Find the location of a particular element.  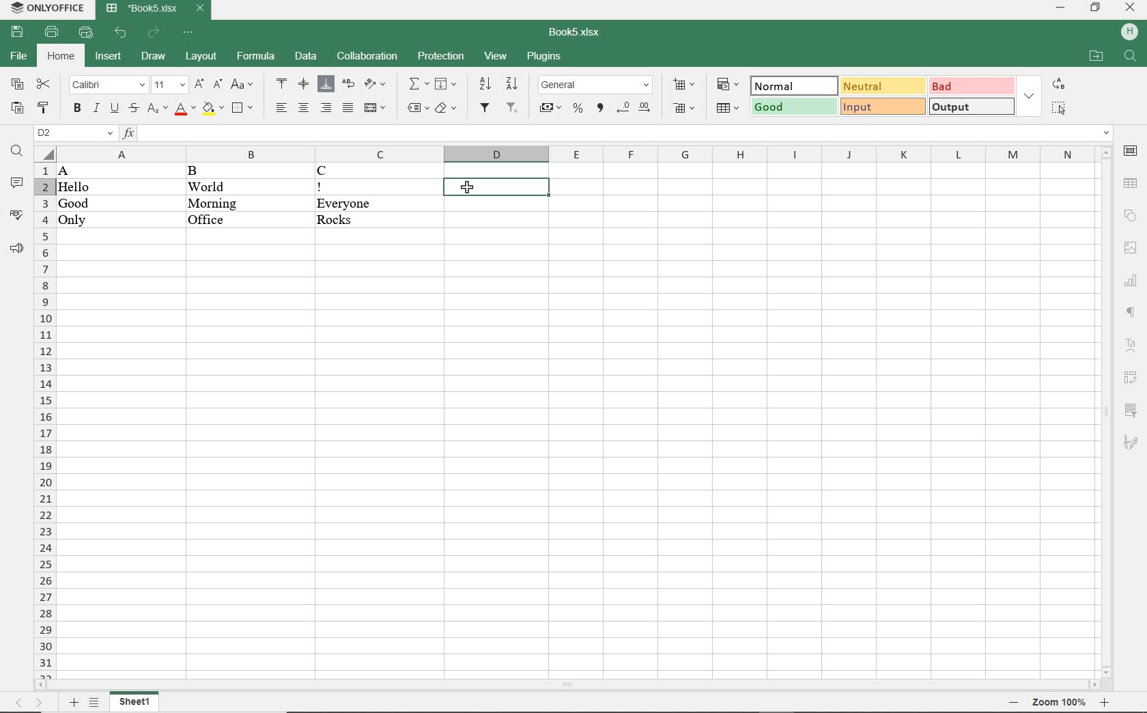

REPLACE is located at coordinates (1059, 85).